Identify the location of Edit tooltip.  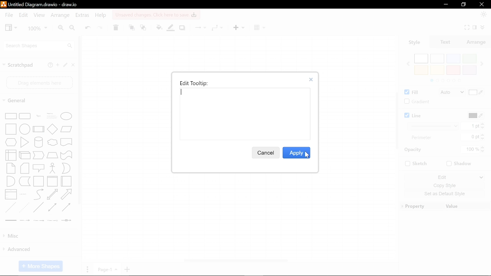
(194, 82).